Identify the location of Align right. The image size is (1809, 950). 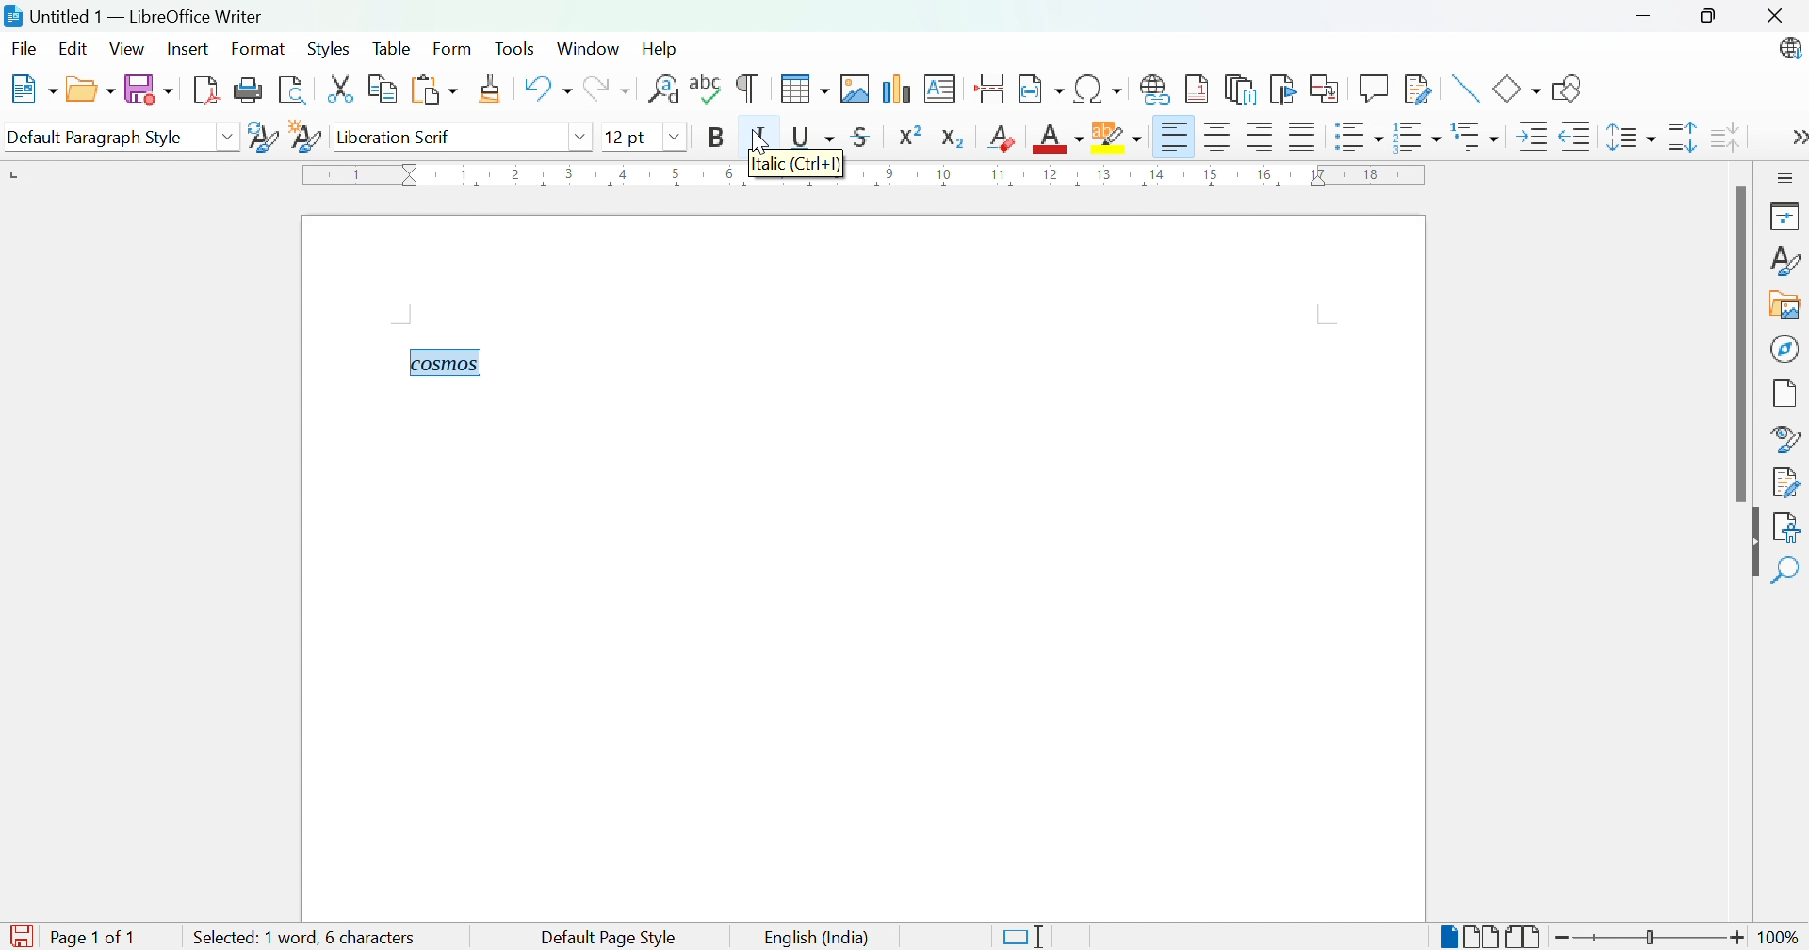
(1264, 139).